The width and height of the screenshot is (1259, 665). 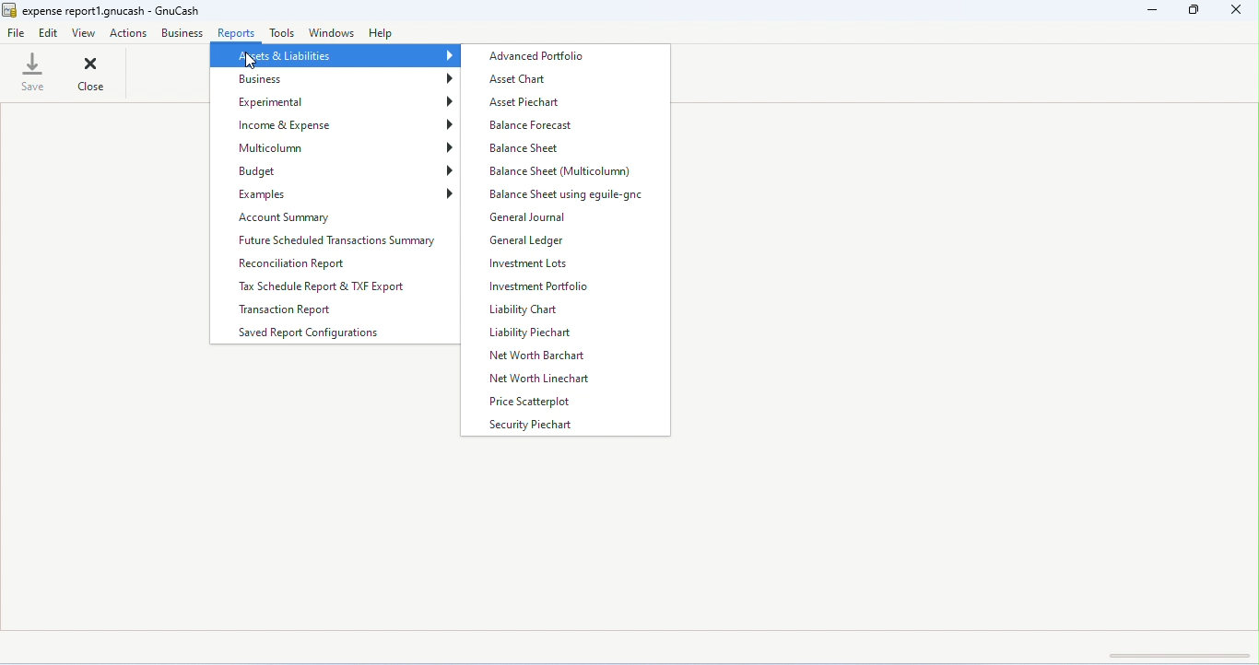 What do you see at coordinates (336, 193) in the screenshot?
I see `examples` at bounding box center [336, 193].